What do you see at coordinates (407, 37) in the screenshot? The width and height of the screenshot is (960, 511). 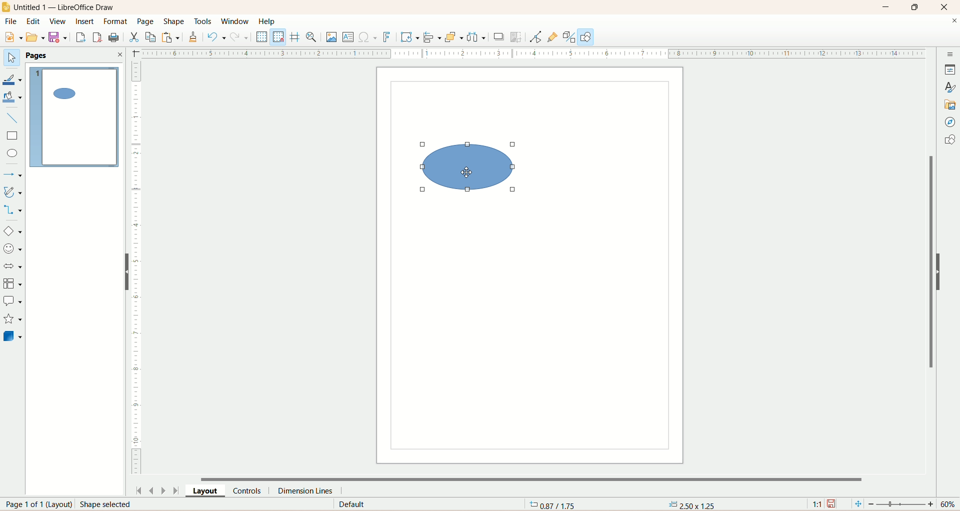 I see `transform` at bounding box center [407, 37].